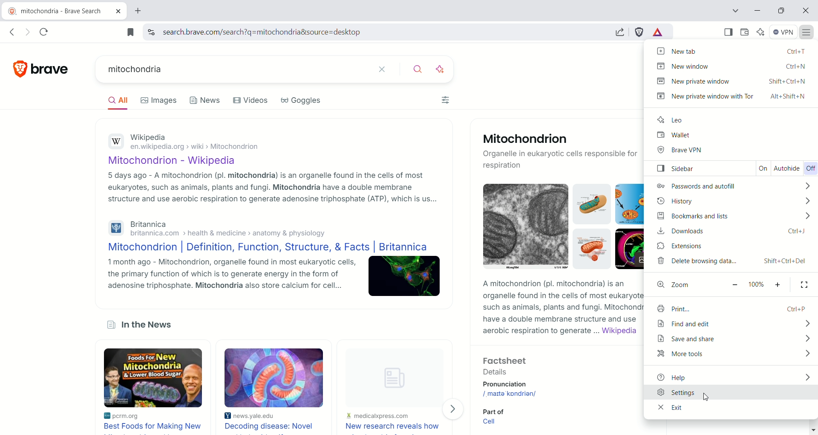 This screenshot has width=818, height=435. I want to click on help, so click(734, 376).